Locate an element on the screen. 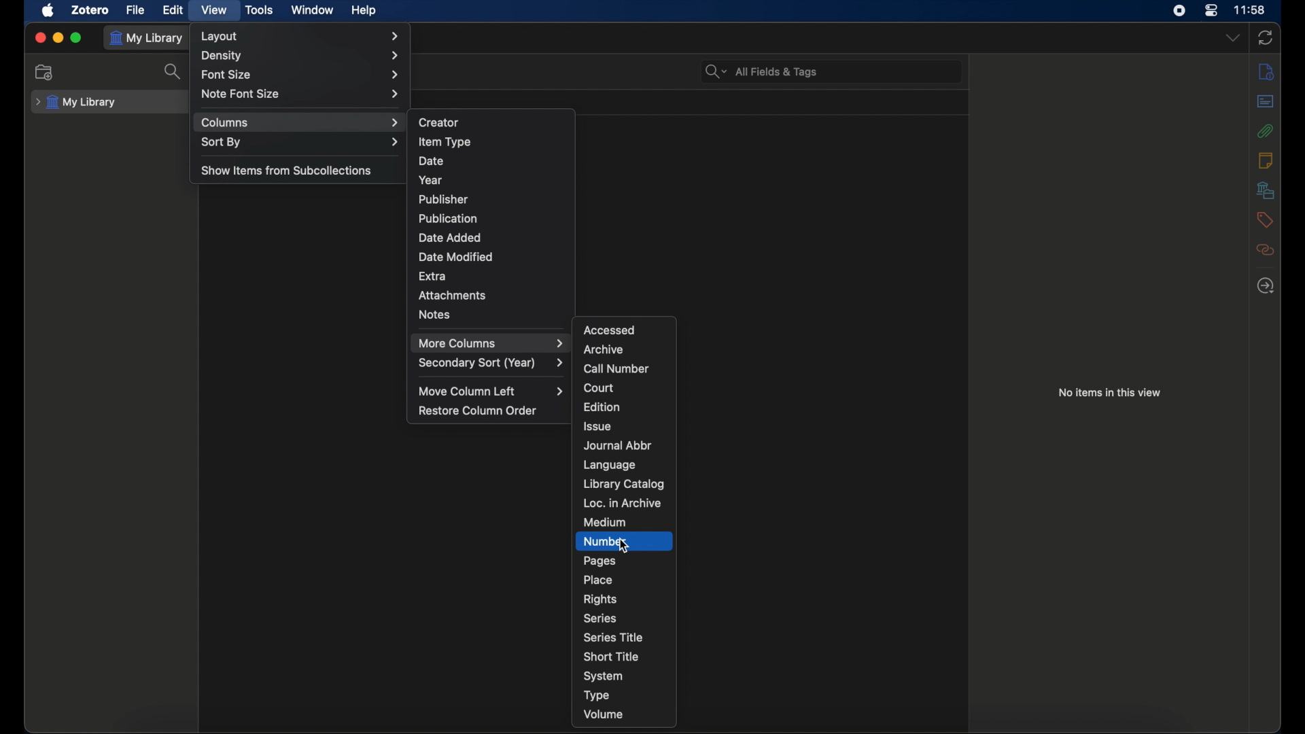 The image size is (1305, 734). number is located at coordinates (604, 540).